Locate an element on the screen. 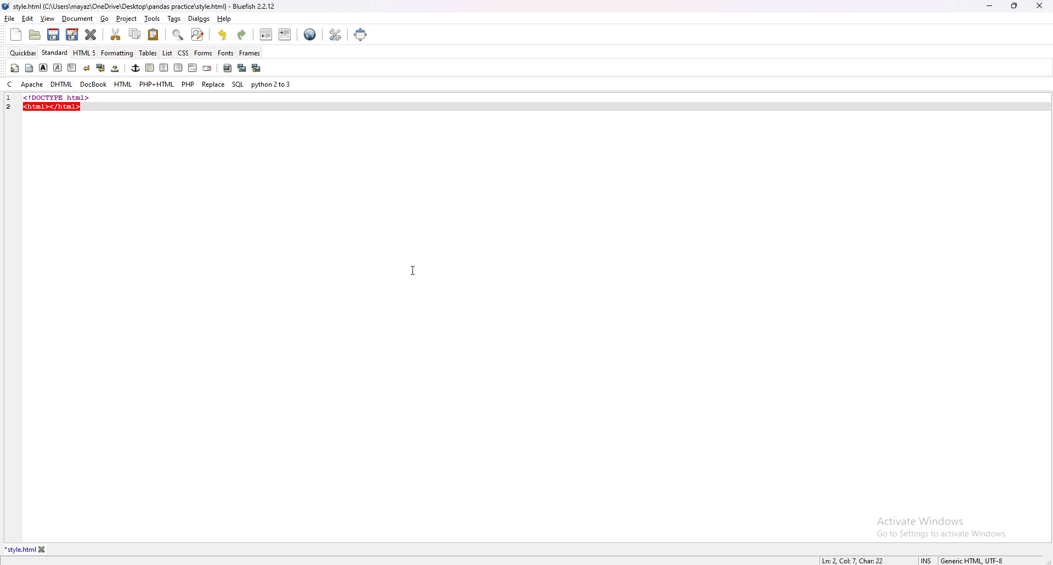 The height and width of the screenshot is (565, 1053). encoding is located at coordinates (972, 560).